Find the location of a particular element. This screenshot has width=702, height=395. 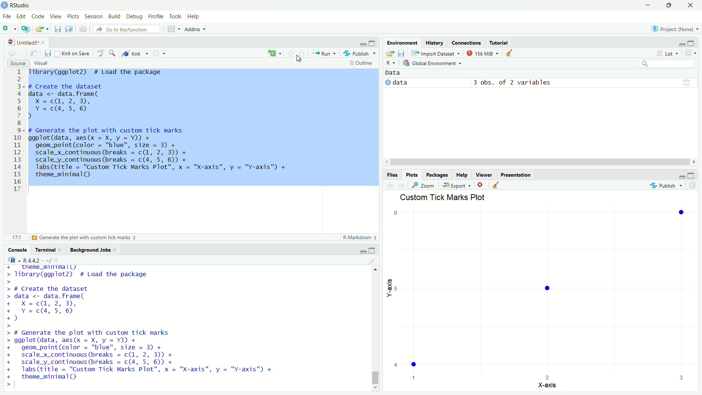

prompt cursor is located at coordinates (9, 327).